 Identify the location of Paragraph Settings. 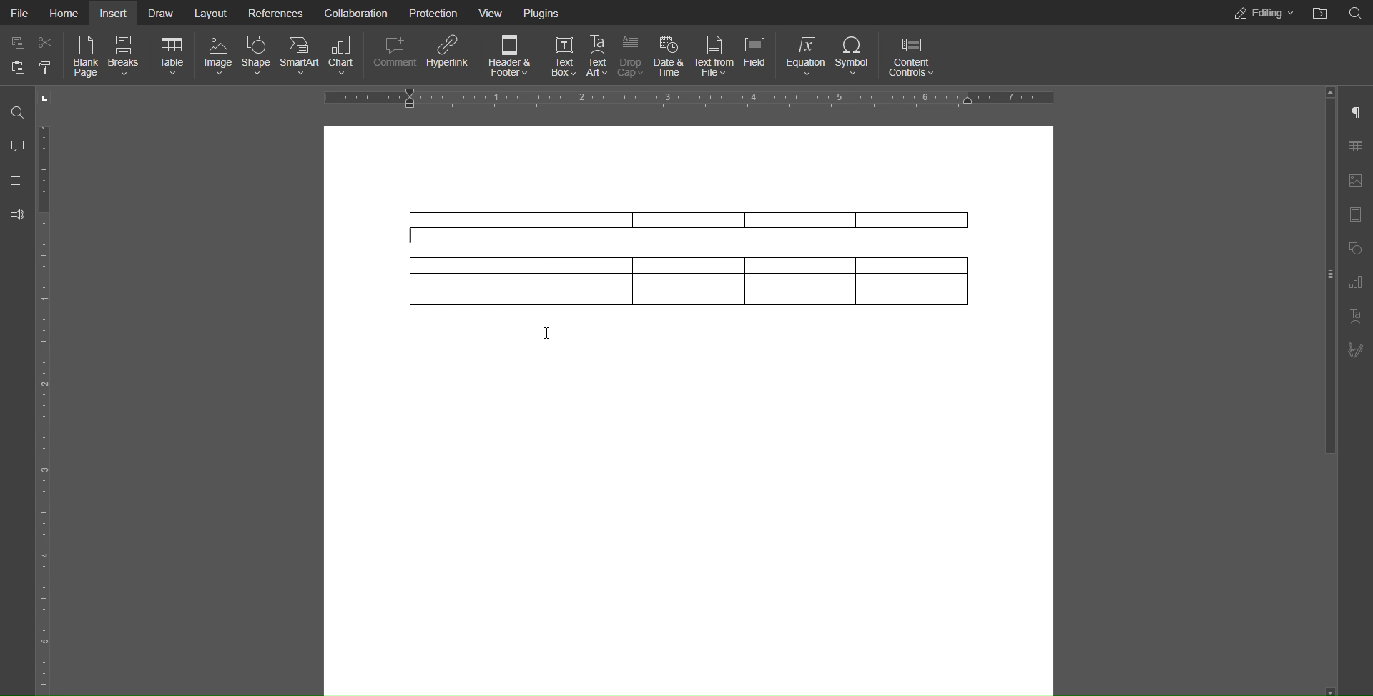
(1356, 111).